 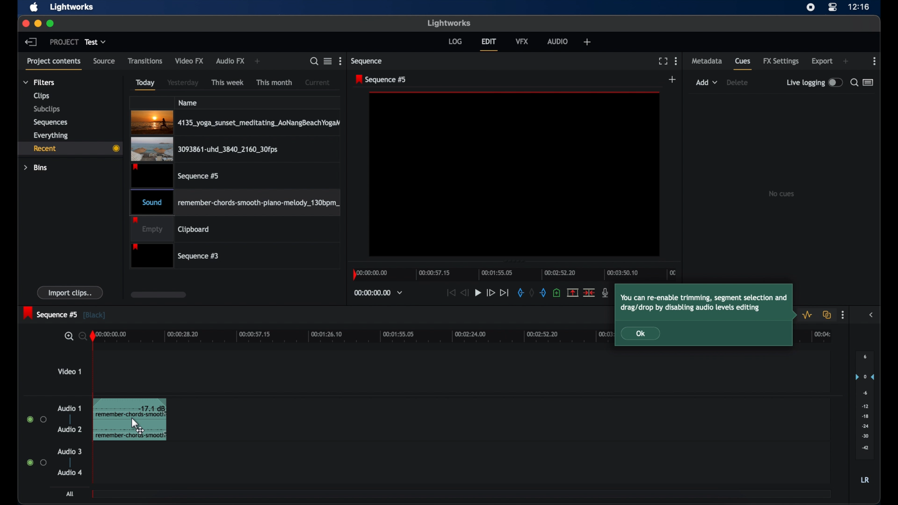 I want to click on filters, so click(x=40, y=82).